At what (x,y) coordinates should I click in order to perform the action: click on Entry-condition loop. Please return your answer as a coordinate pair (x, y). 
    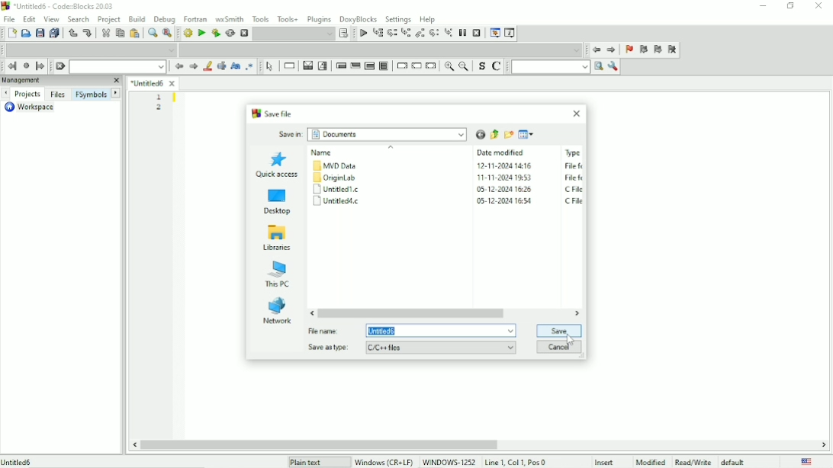
    Looking at the image, I should click on (339, 66).